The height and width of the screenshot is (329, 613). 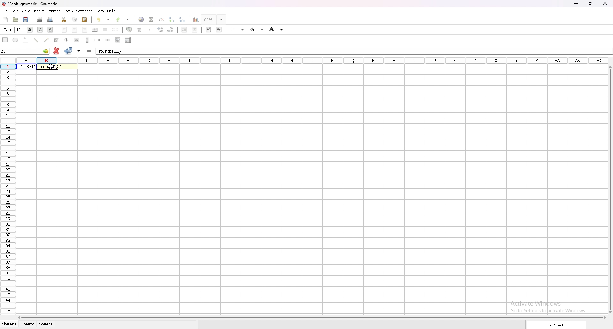 I want to click on font, so click(x=13, y=30).